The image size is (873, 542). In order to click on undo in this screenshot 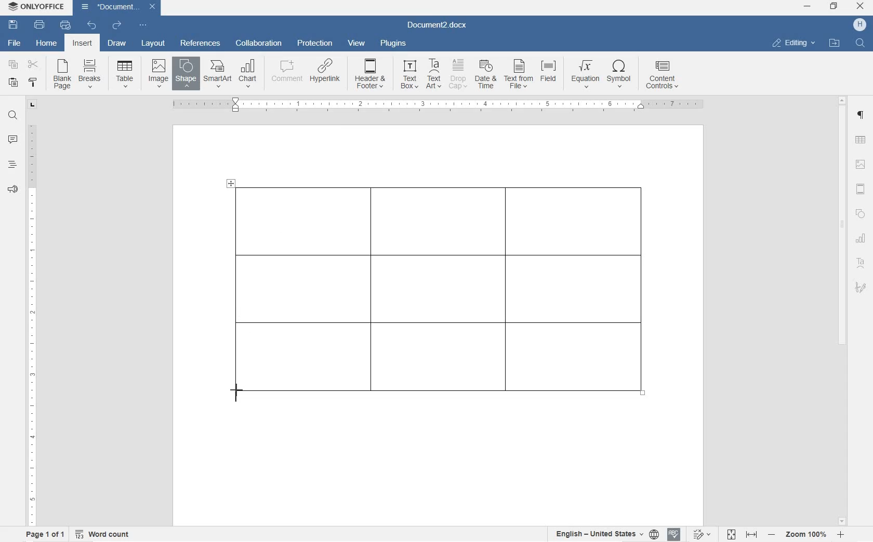, I will do `click(91, 25)`.